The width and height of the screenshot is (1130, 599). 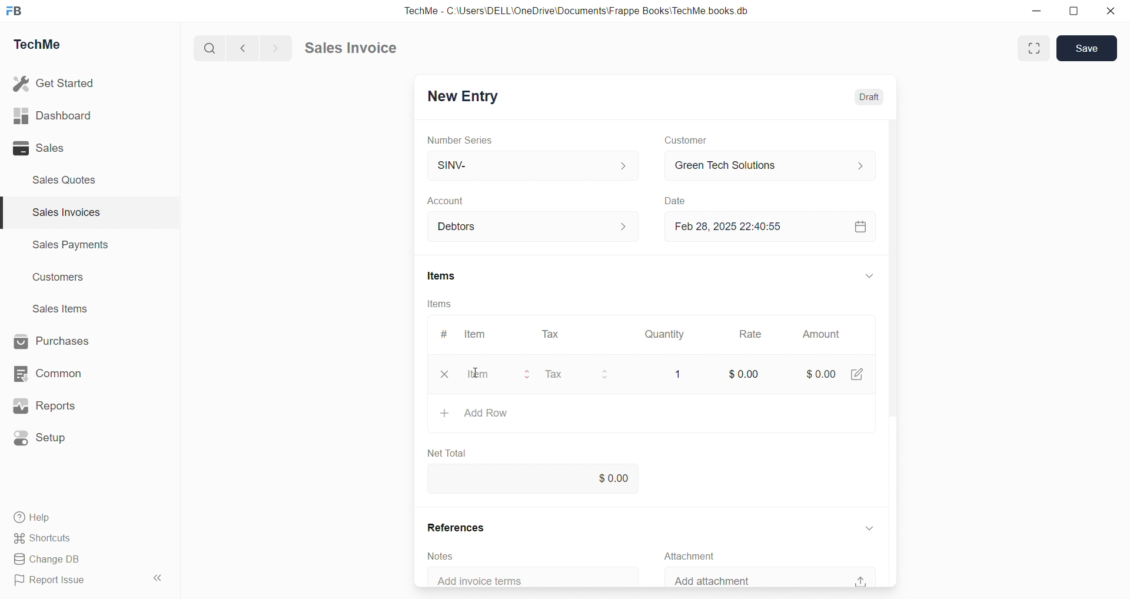 What do you see at coordinates (44, 538) in the screenshot?
I see `Shortcuts` at bounding box center [44, 538].